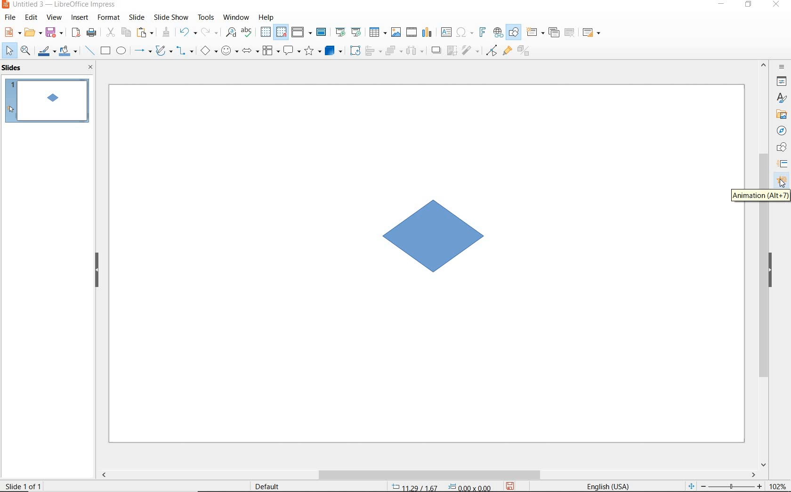 This screenshot has height=492, width=791. Describe the element at coordinates (271, 50) in the screenshot. I see `flowchart` at that location.